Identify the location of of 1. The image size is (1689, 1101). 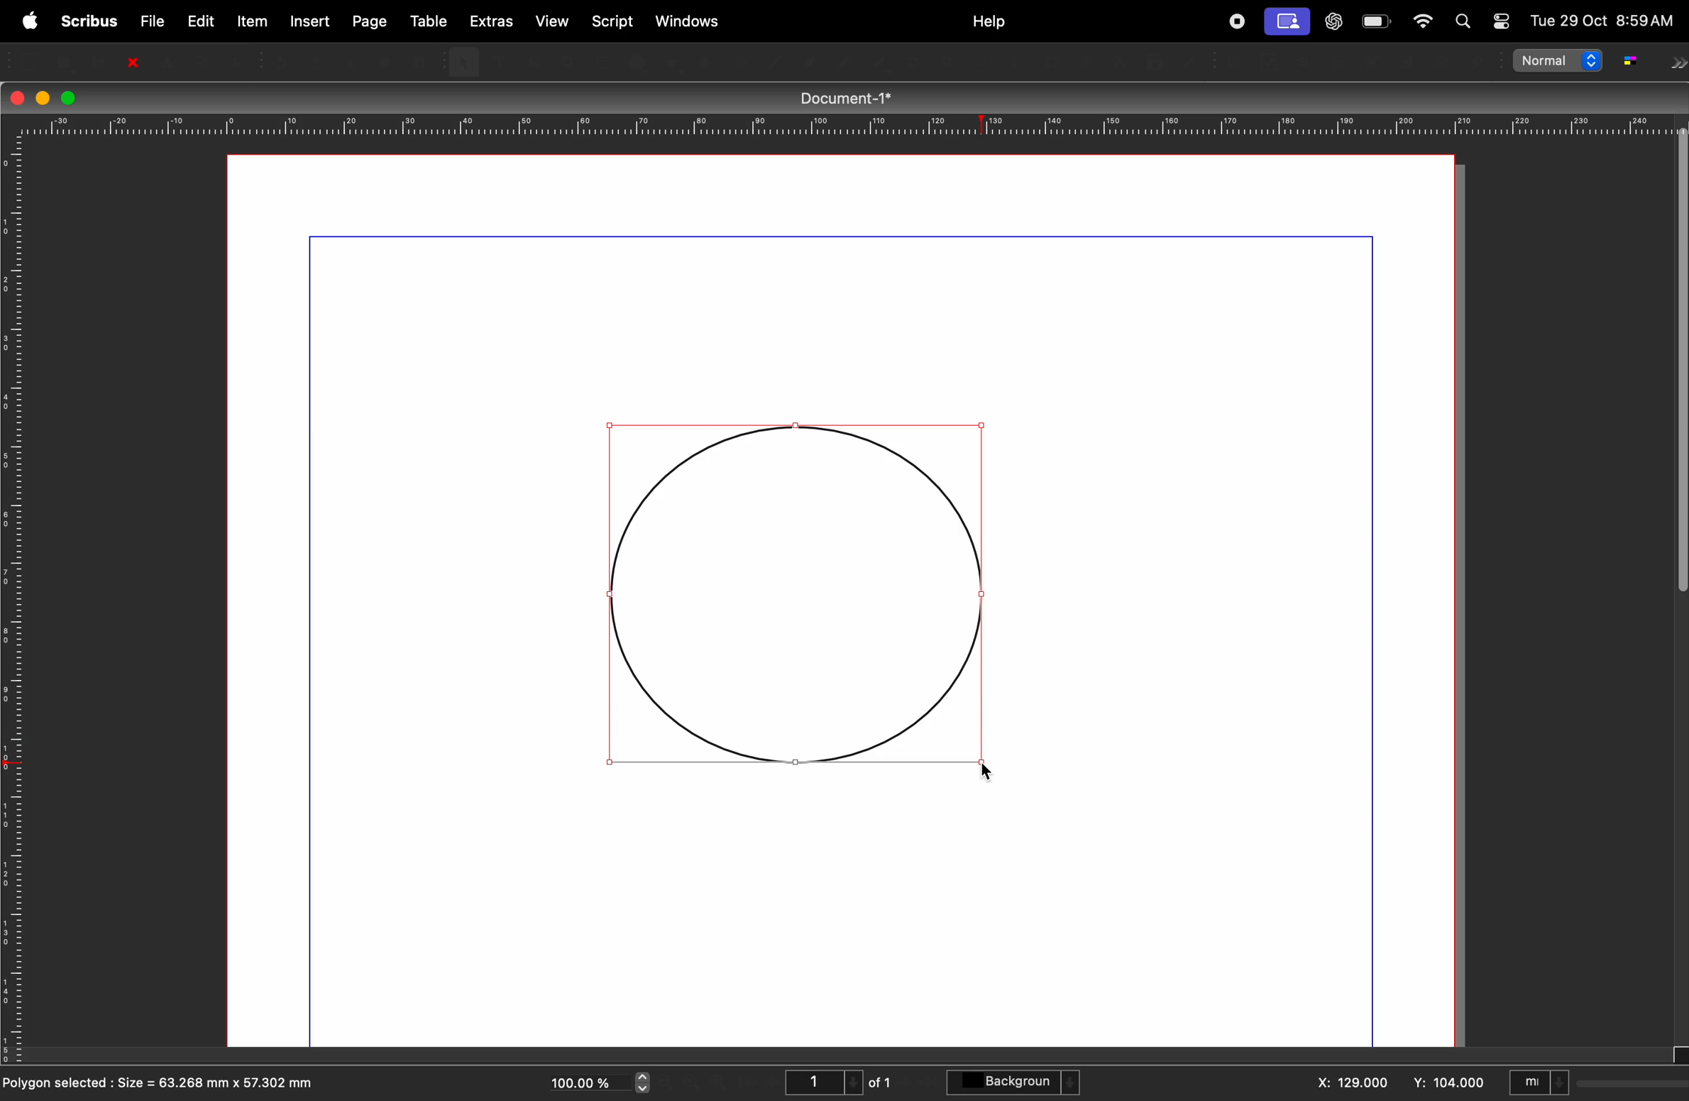
(882, 1081).